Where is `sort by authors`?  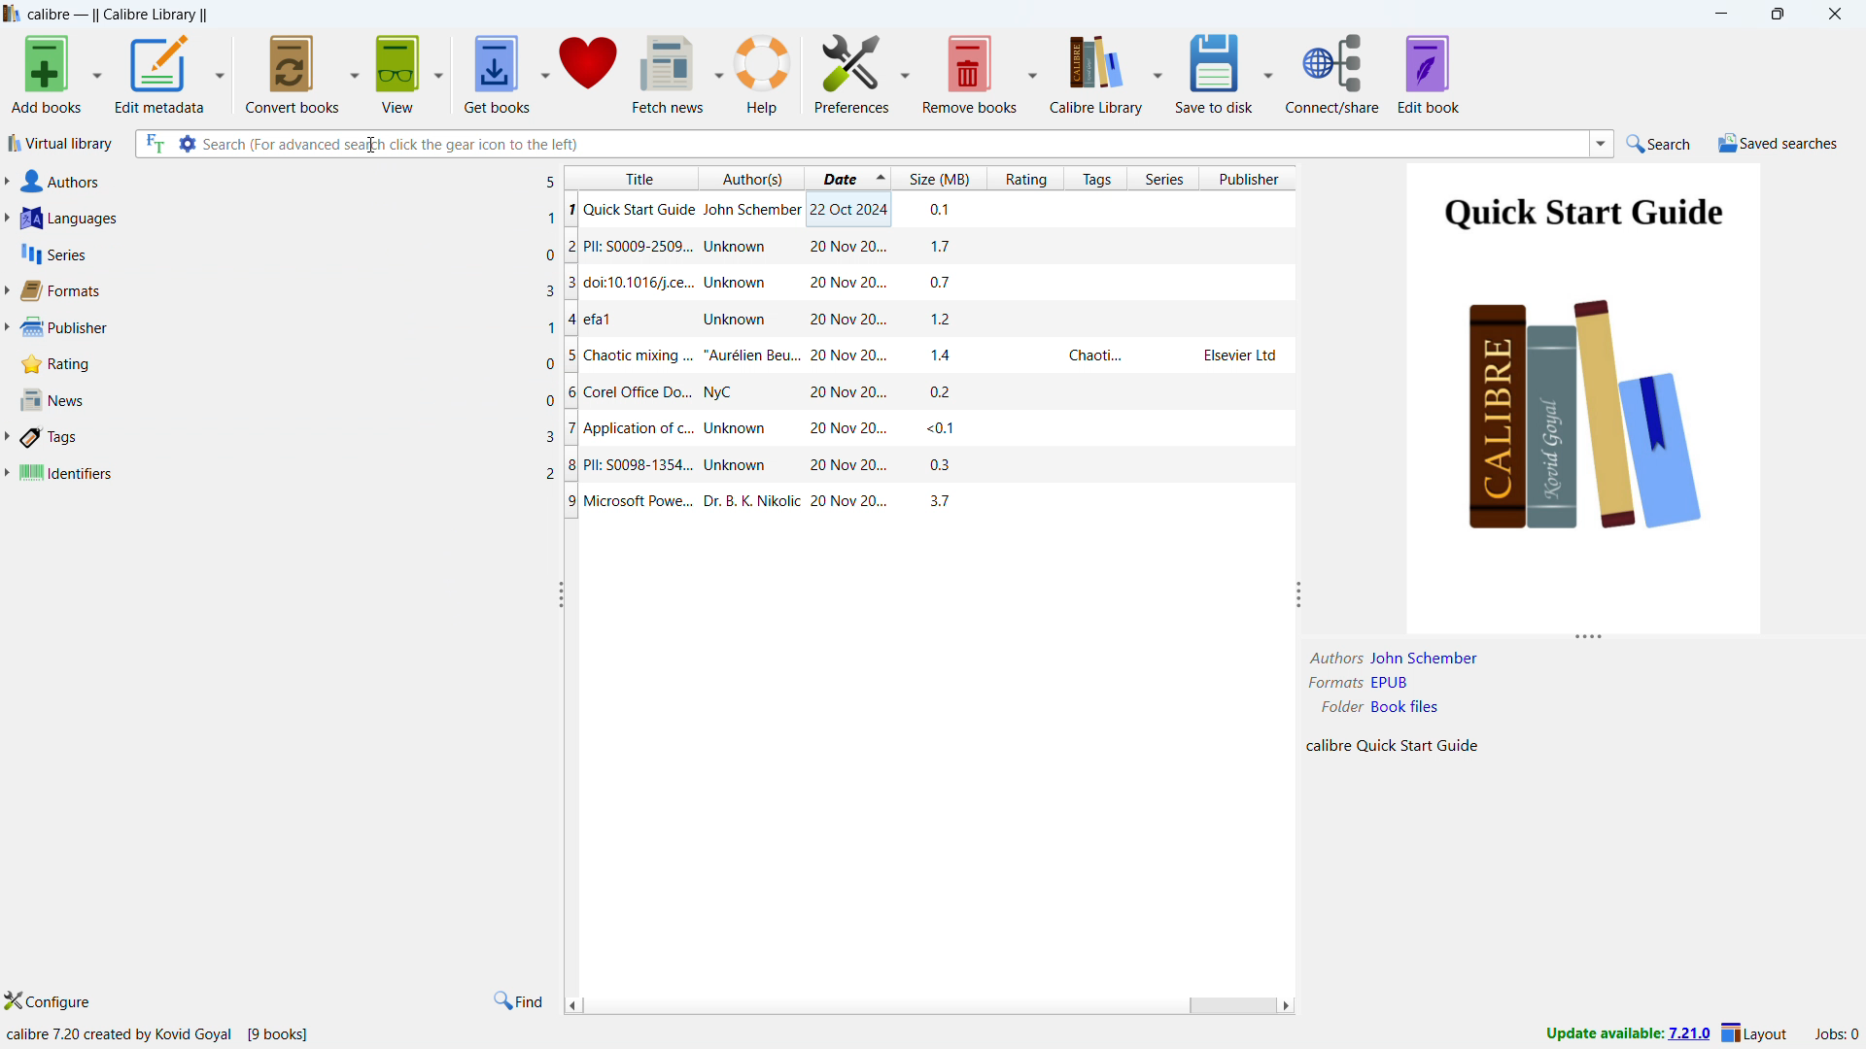
sort by authors is located at coordinates (754, 178).